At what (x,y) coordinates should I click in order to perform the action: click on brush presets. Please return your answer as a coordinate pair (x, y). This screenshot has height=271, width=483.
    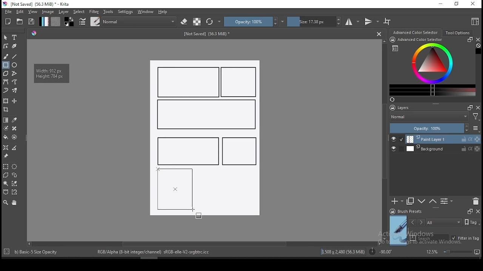
    Looking at the image, I should click on (408, 212).